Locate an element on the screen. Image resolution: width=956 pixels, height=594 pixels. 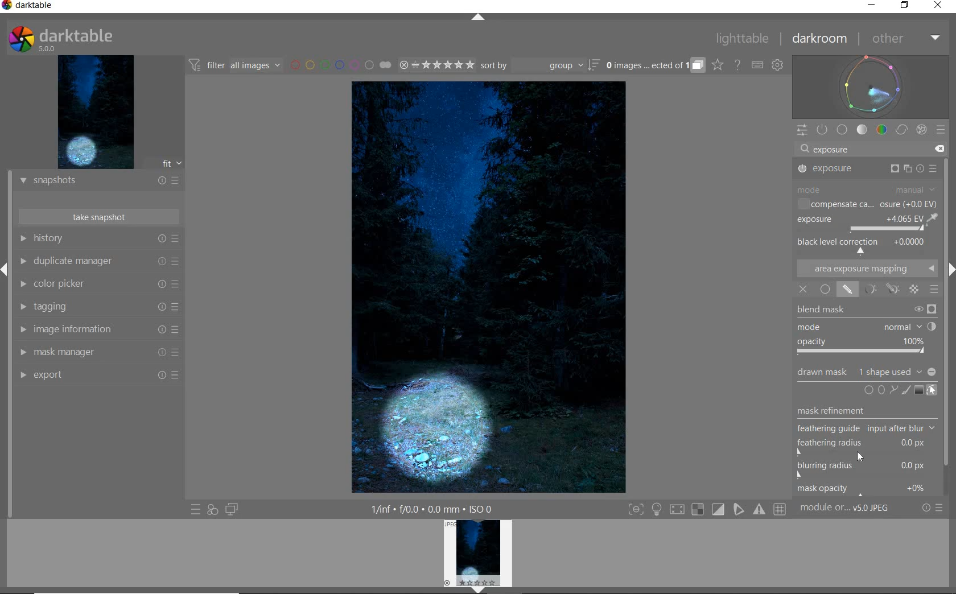
EXPORT is located at coordinates (98, 376).